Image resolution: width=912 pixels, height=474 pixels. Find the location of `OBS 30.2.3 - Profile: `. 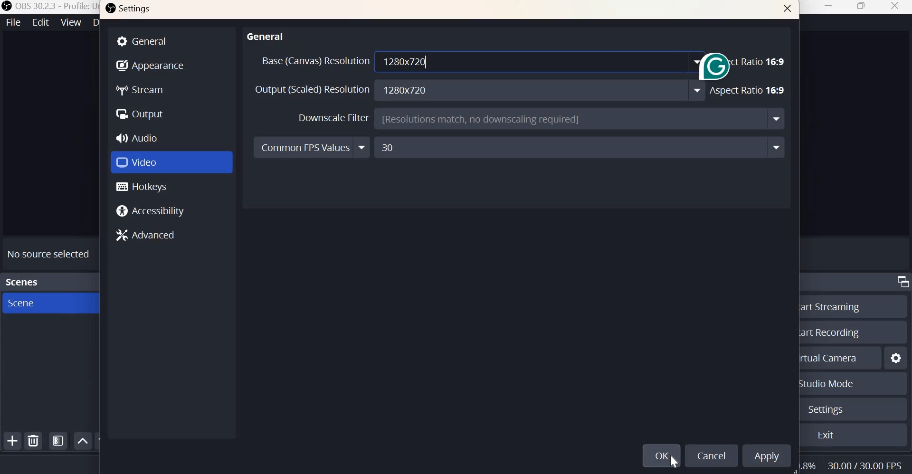

OBS 30.2.3 - Profile:  is located at coordinates (46, 6).